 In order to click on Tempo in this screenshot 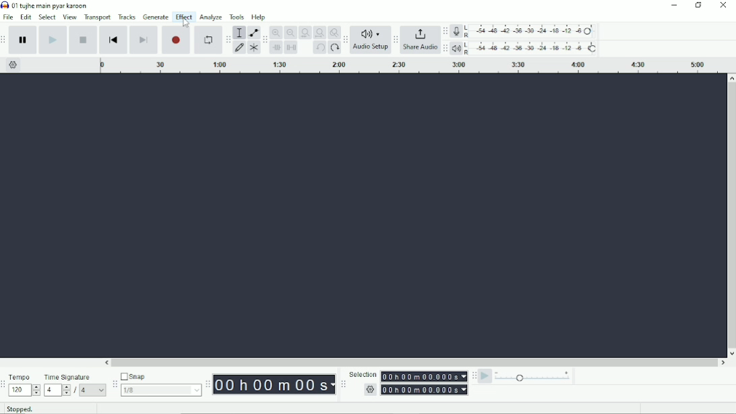, I will do `click(25, 386)`.